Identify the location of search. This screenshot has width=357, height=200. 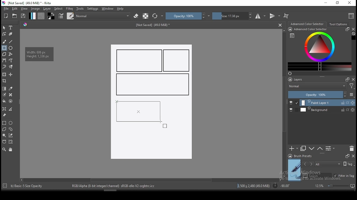
(317, 176).